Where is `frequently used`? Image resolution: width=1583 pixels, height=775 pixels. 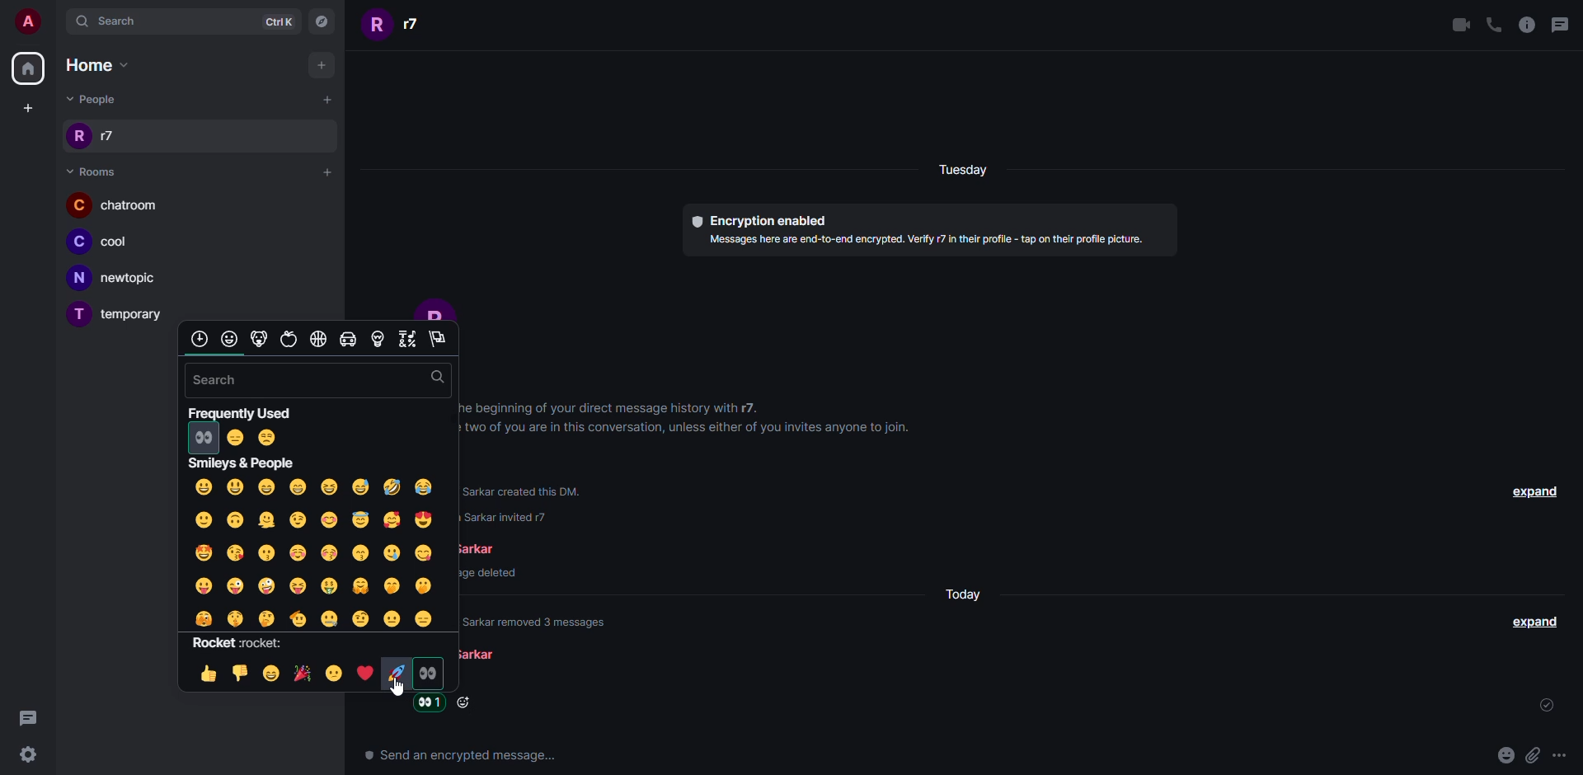 frequently used is located at coordinates (243, 413).